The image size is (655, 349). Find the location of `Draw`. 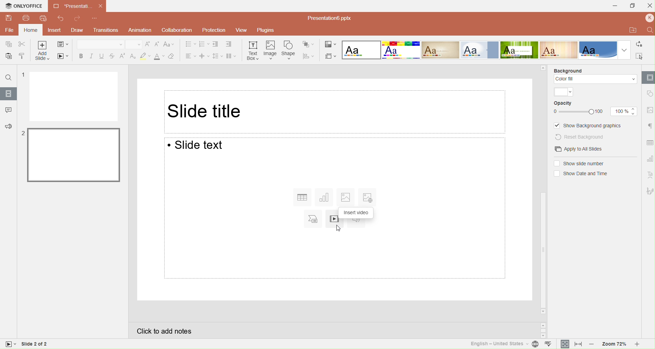

Draw is located at coordinates (76, 30).